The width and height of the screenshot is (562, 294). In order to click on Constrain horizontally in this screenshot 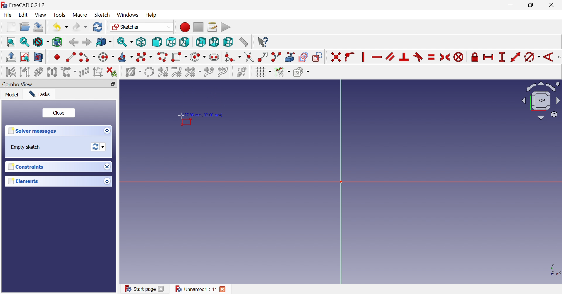, I will do `click(376, 57)`.